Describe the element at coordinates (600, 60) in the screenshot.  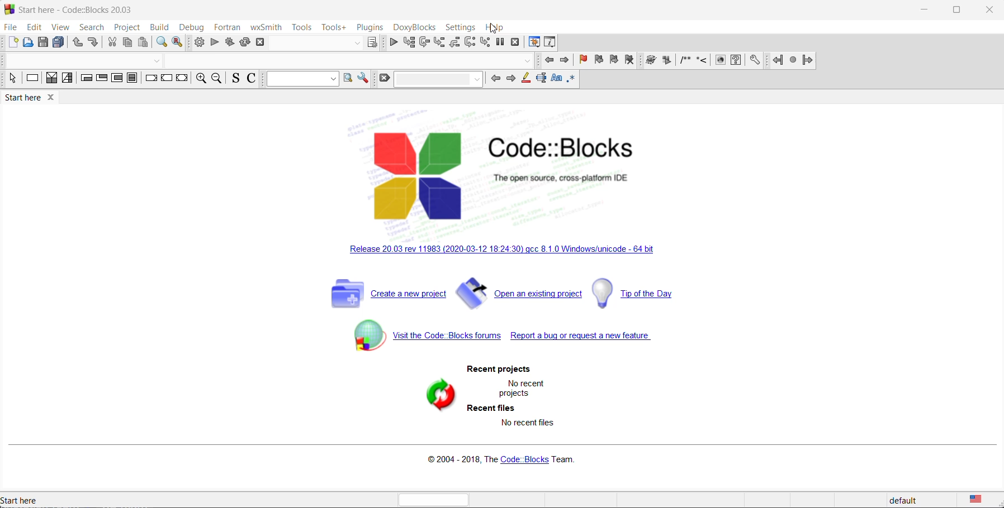
I see `previous bookmark` at that location.